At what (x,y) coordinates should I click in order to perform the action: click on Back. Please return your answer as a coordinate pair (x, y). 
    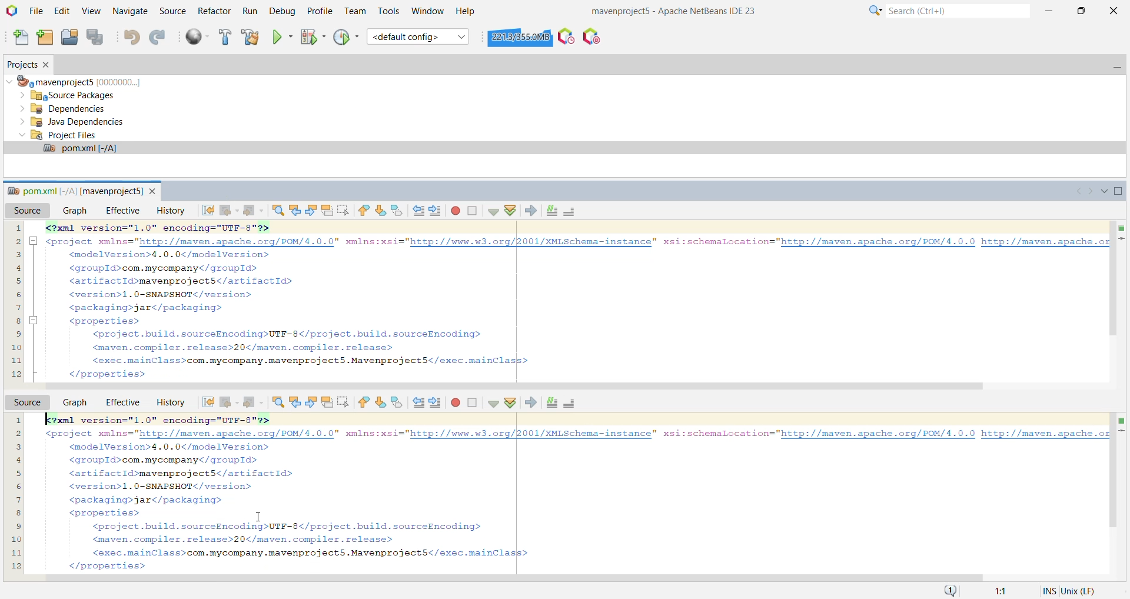
    Looking at the image, I should click on (230, 402).